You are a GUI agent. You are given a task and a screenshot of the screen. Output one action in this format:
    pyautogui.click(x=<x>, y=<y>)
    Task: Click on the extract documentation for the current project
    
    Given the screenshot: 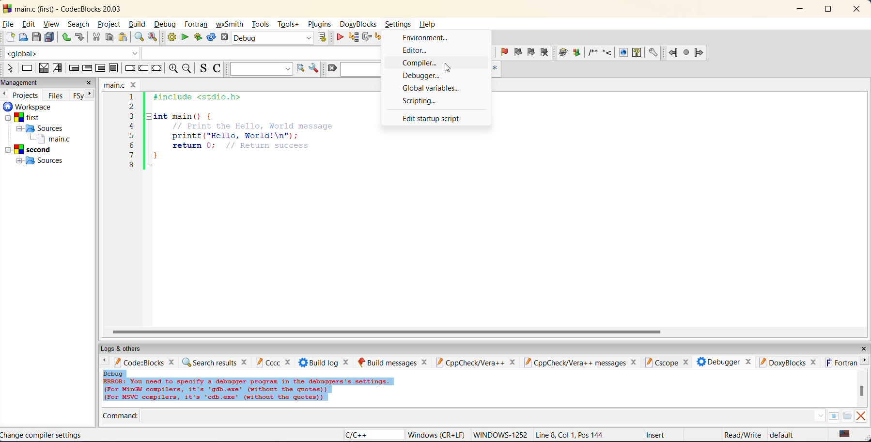 What is the action you would take?
    pyautogui.click(x=576, y=55)
    